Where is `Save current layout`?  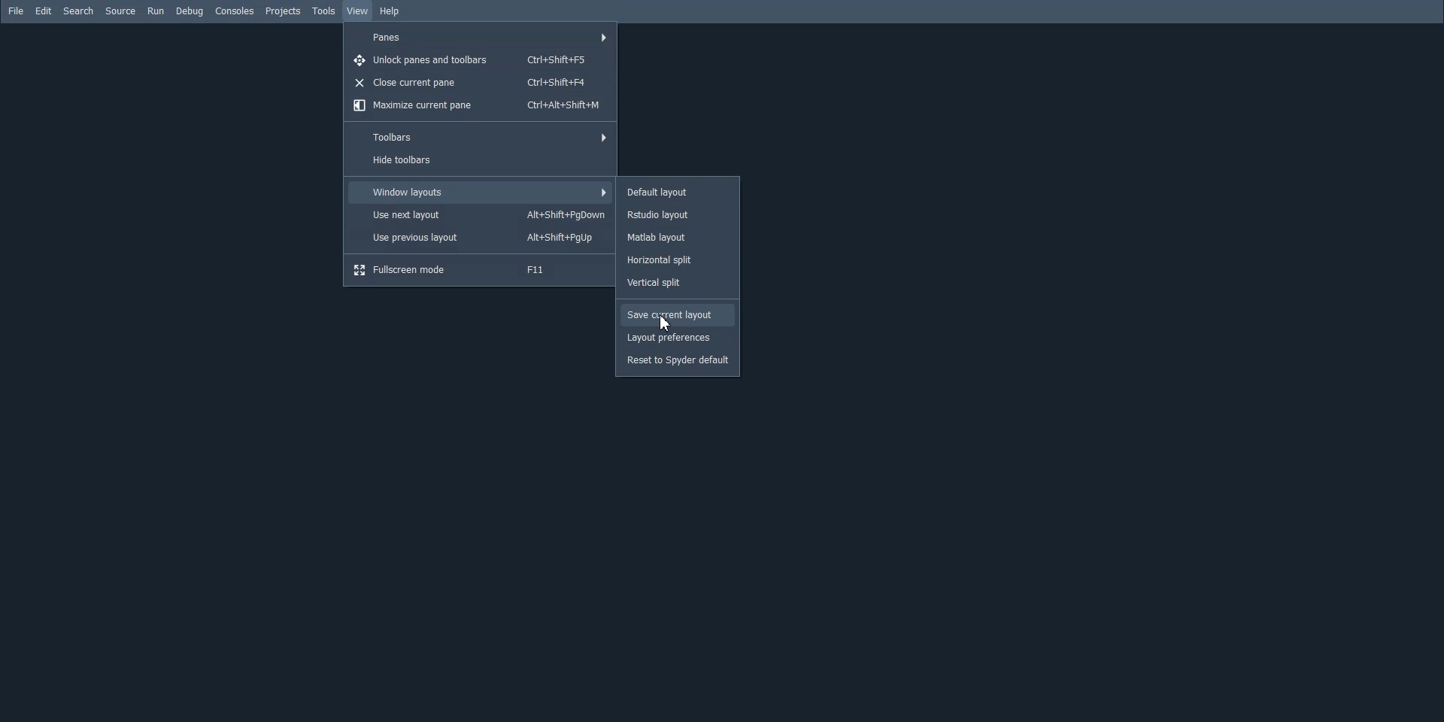
Save current layout is located at coordinates (678, 315).